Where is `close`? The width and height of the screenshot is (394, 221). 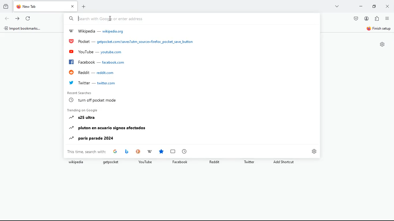 close is located at coordinates (387, 7).